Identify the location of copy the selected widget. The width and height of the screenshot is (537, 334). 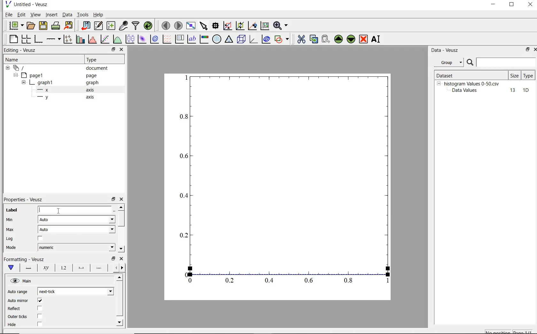
(313, 40).